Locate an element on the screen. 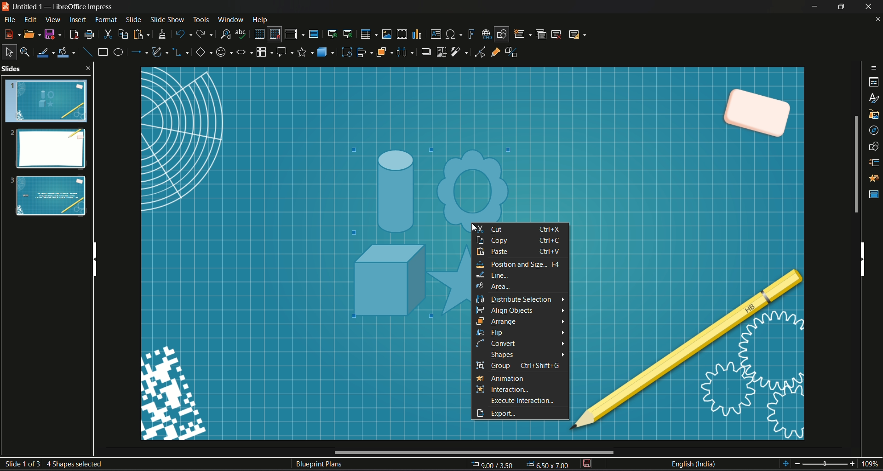 Image resolution: width=883 pixels, height=471 pixels. interaction is located at coordinates (480, 389).